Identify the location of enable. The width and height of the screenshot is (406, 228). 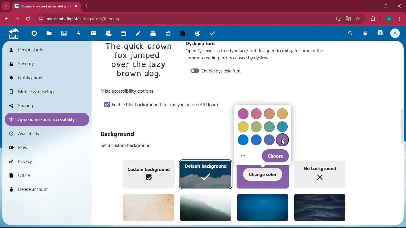
(107, 104).